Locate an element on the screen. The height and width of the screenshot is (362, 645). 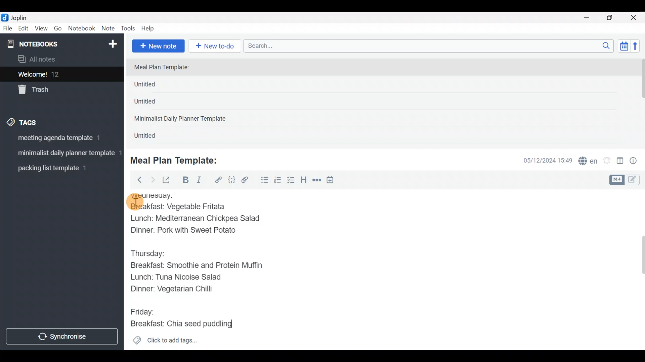
Joplin is located at coordinates (23, 17).